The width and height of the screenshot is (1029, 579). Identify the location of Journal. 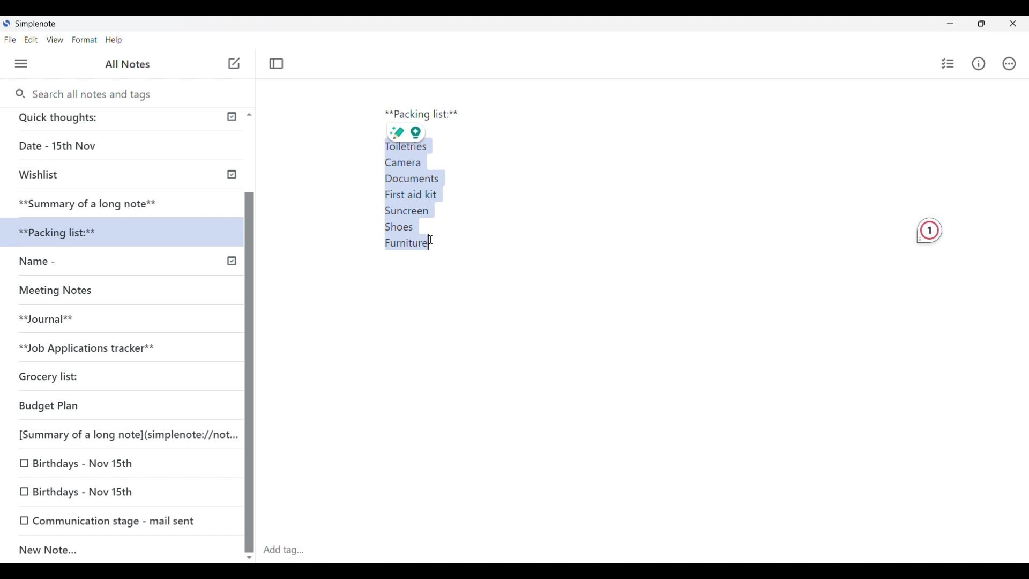
(58, 323).